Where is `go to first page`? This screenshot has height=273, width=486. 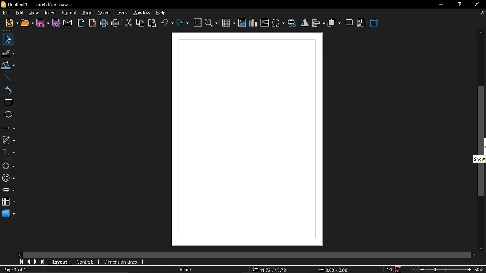 go to first page is located at coordinates (21, 262).